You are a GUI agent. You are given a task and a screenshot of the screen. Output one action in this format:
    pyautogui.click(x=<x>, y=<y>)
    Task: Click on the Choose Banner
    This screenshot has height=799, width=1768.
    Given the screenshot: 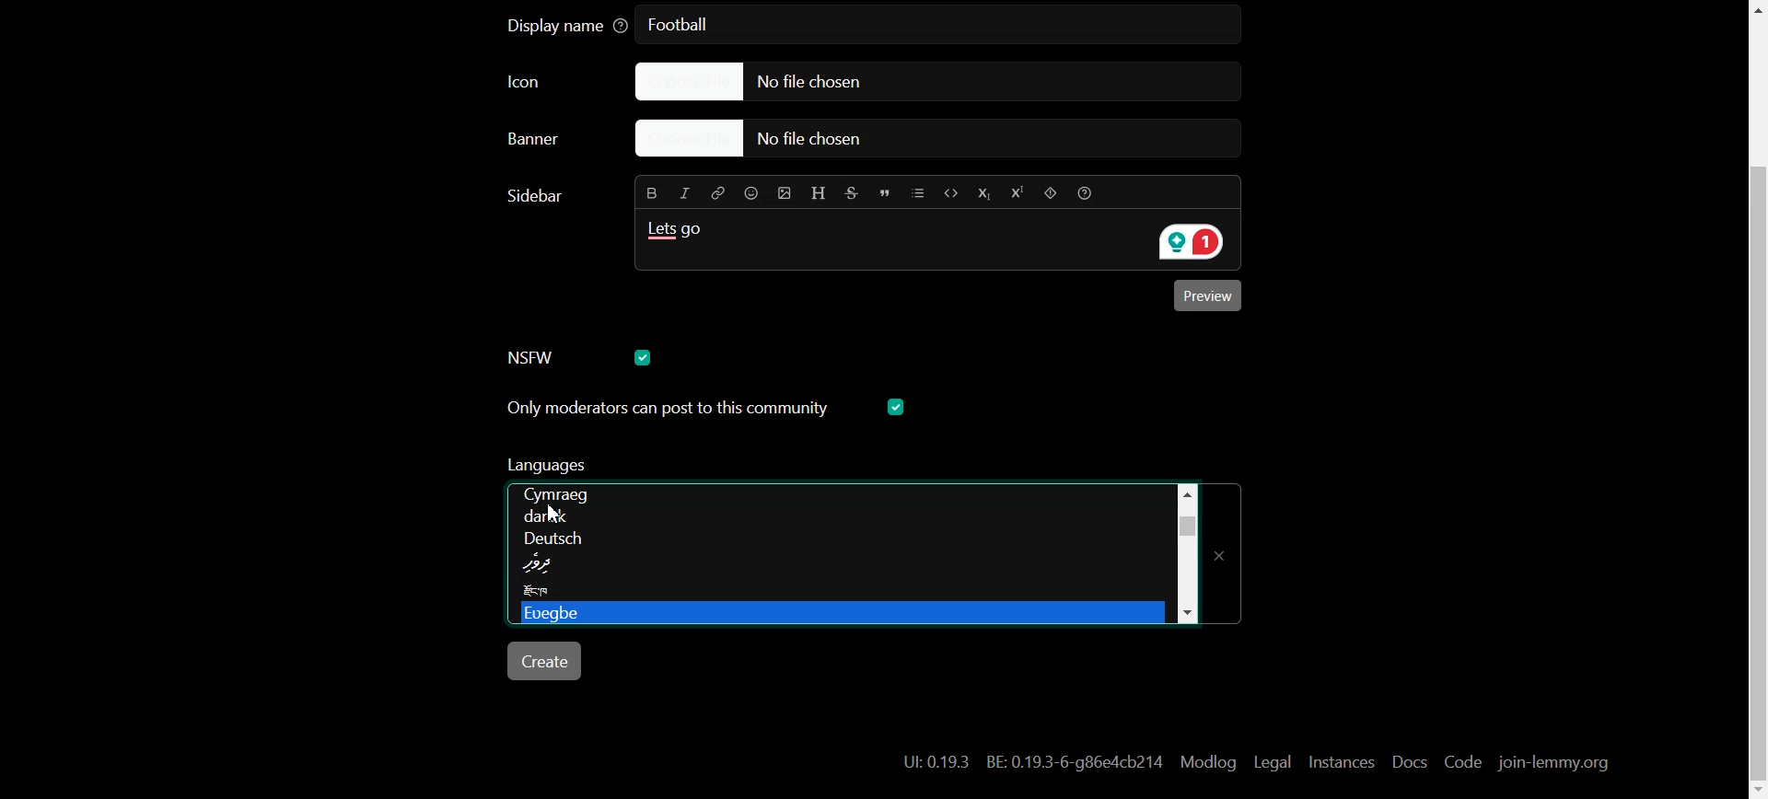 What is the action you would take?
    pyautogui.click(x=555, y=144)
    